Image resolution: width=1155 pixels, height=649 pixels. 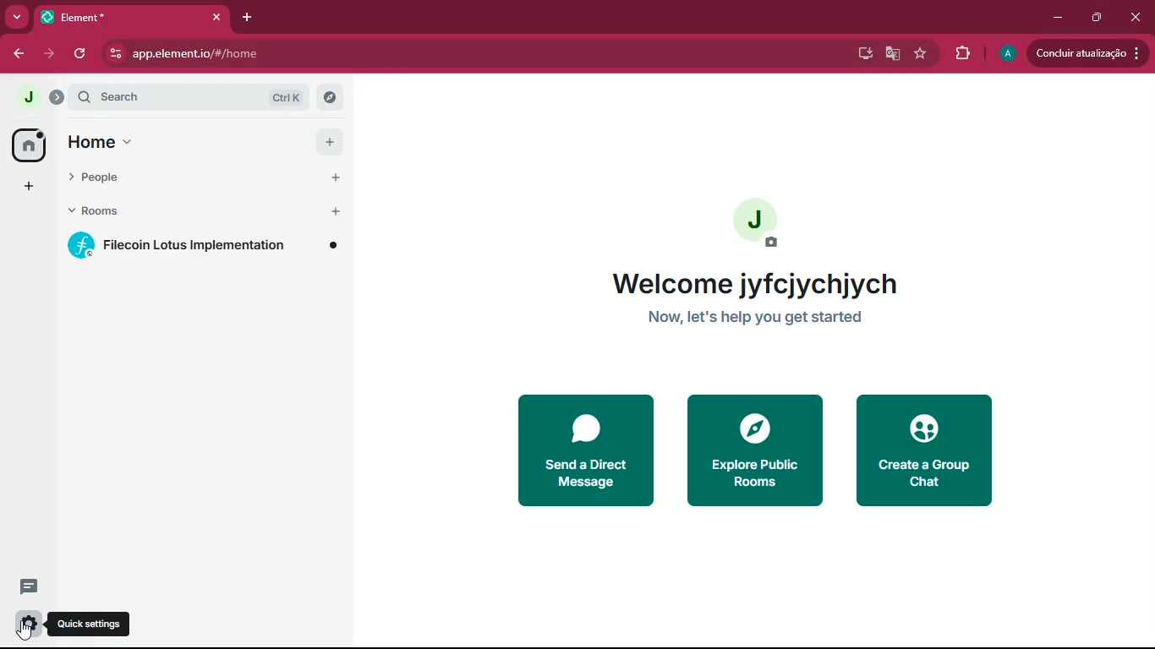 I want to click on threads, so click(x=28, y=586).